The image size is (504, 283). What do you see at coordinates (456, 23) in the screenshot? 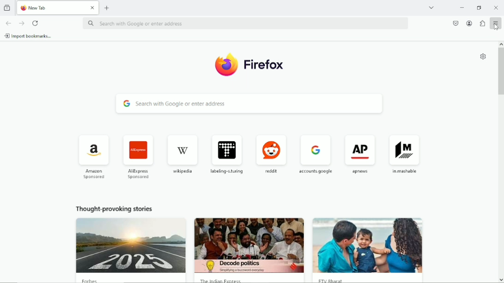
I see `save to pocket` at bounding box center [456, 23].